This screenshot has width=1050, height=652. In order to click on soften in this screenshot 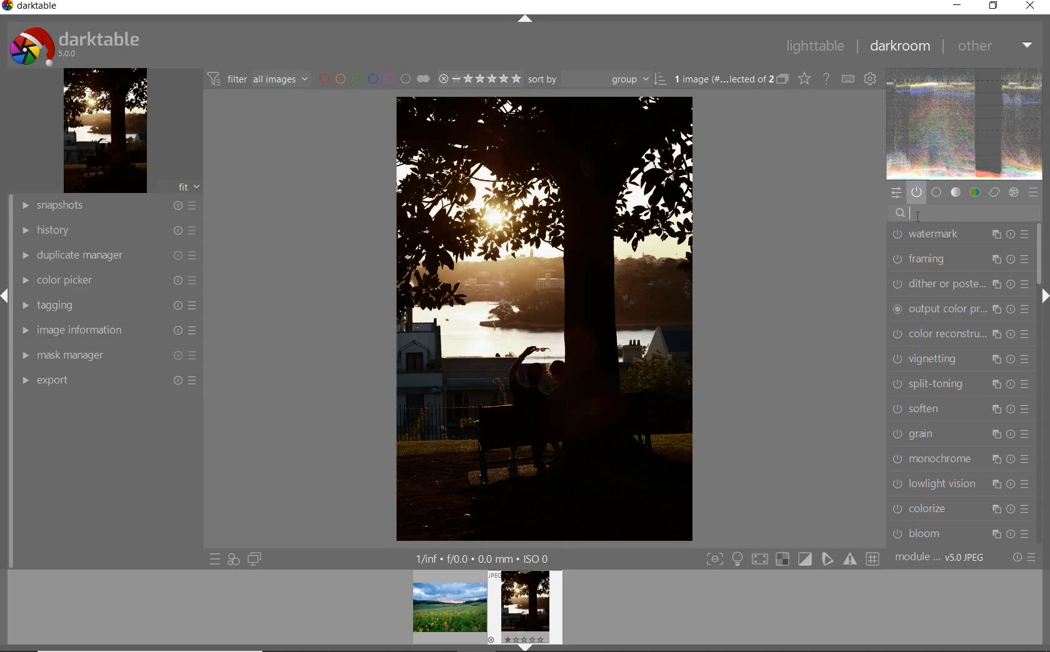, I will do `click(959, 408)`.